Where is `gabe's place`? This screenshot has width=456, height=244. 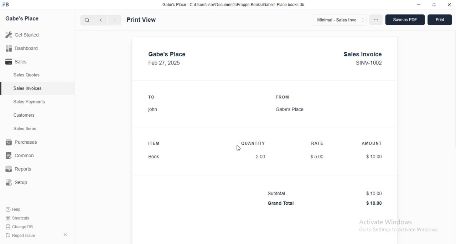
gabe's place is located at coordinates (22, 18).